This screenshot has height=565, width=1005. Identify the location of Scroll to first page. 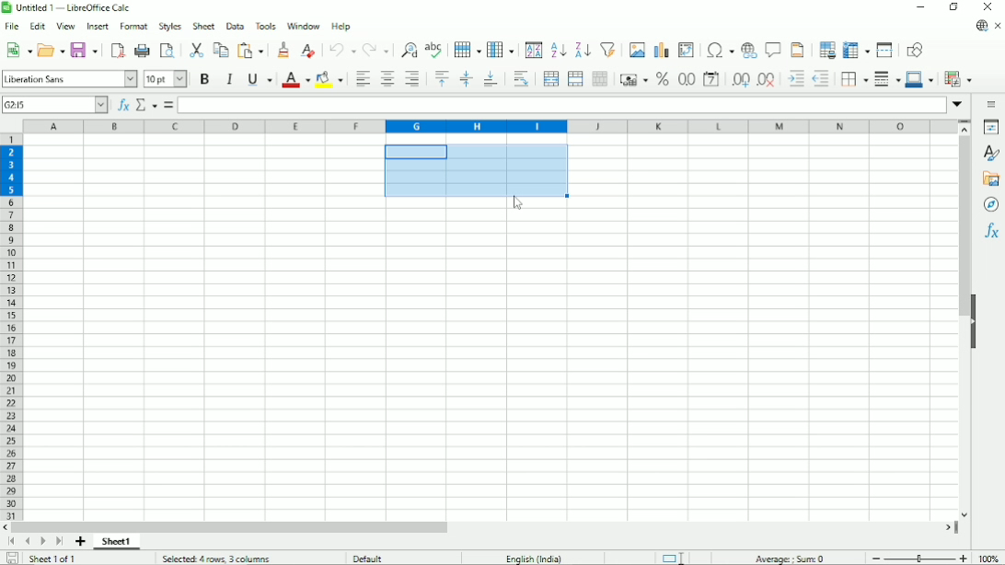
(11, 541).